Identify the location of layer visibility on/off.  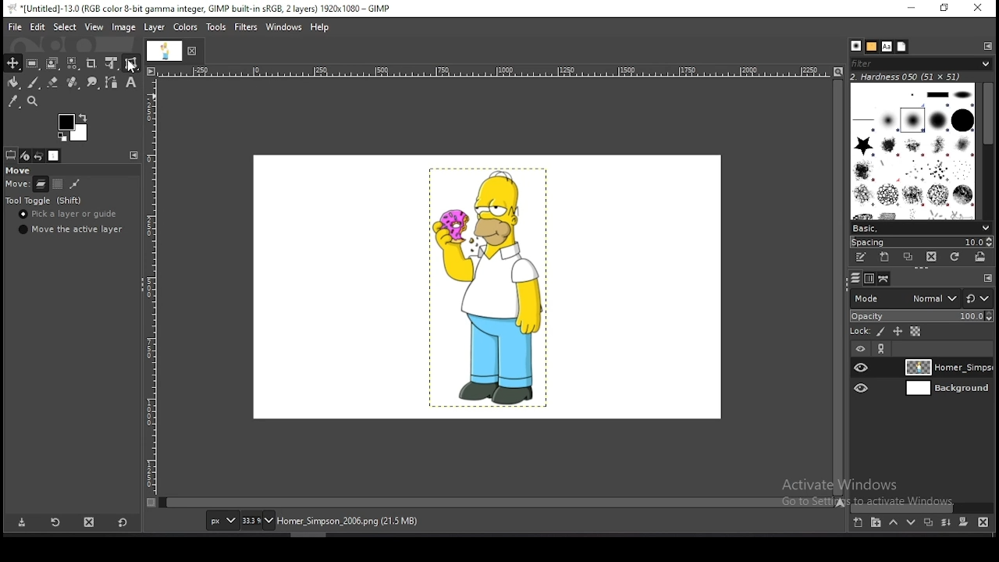
(862, 388).